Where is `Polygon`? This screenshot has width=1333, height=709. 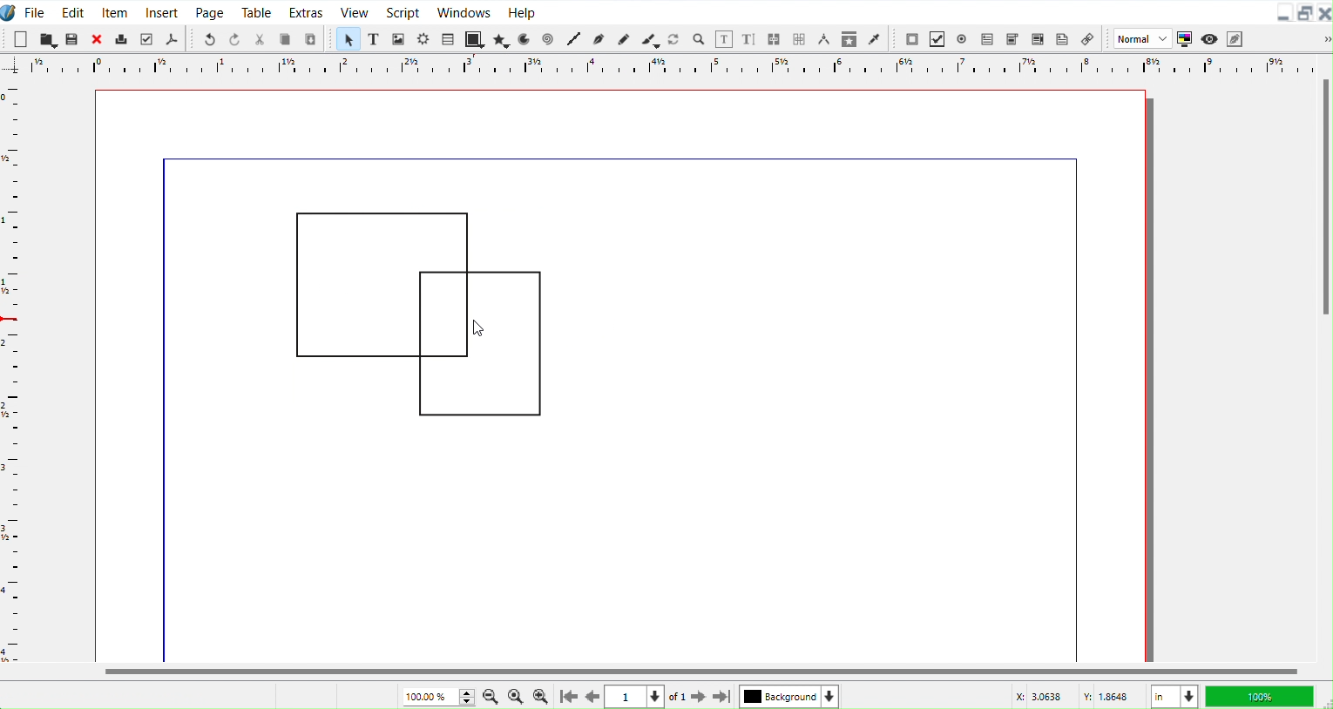 Polygon is located at coordinates (502, 40).